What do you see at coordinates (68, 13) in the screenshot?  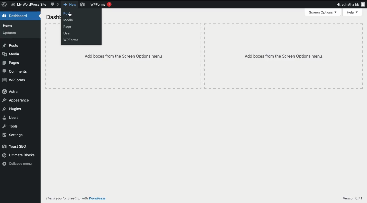 I see `Post` at bounding box center [68, 13].